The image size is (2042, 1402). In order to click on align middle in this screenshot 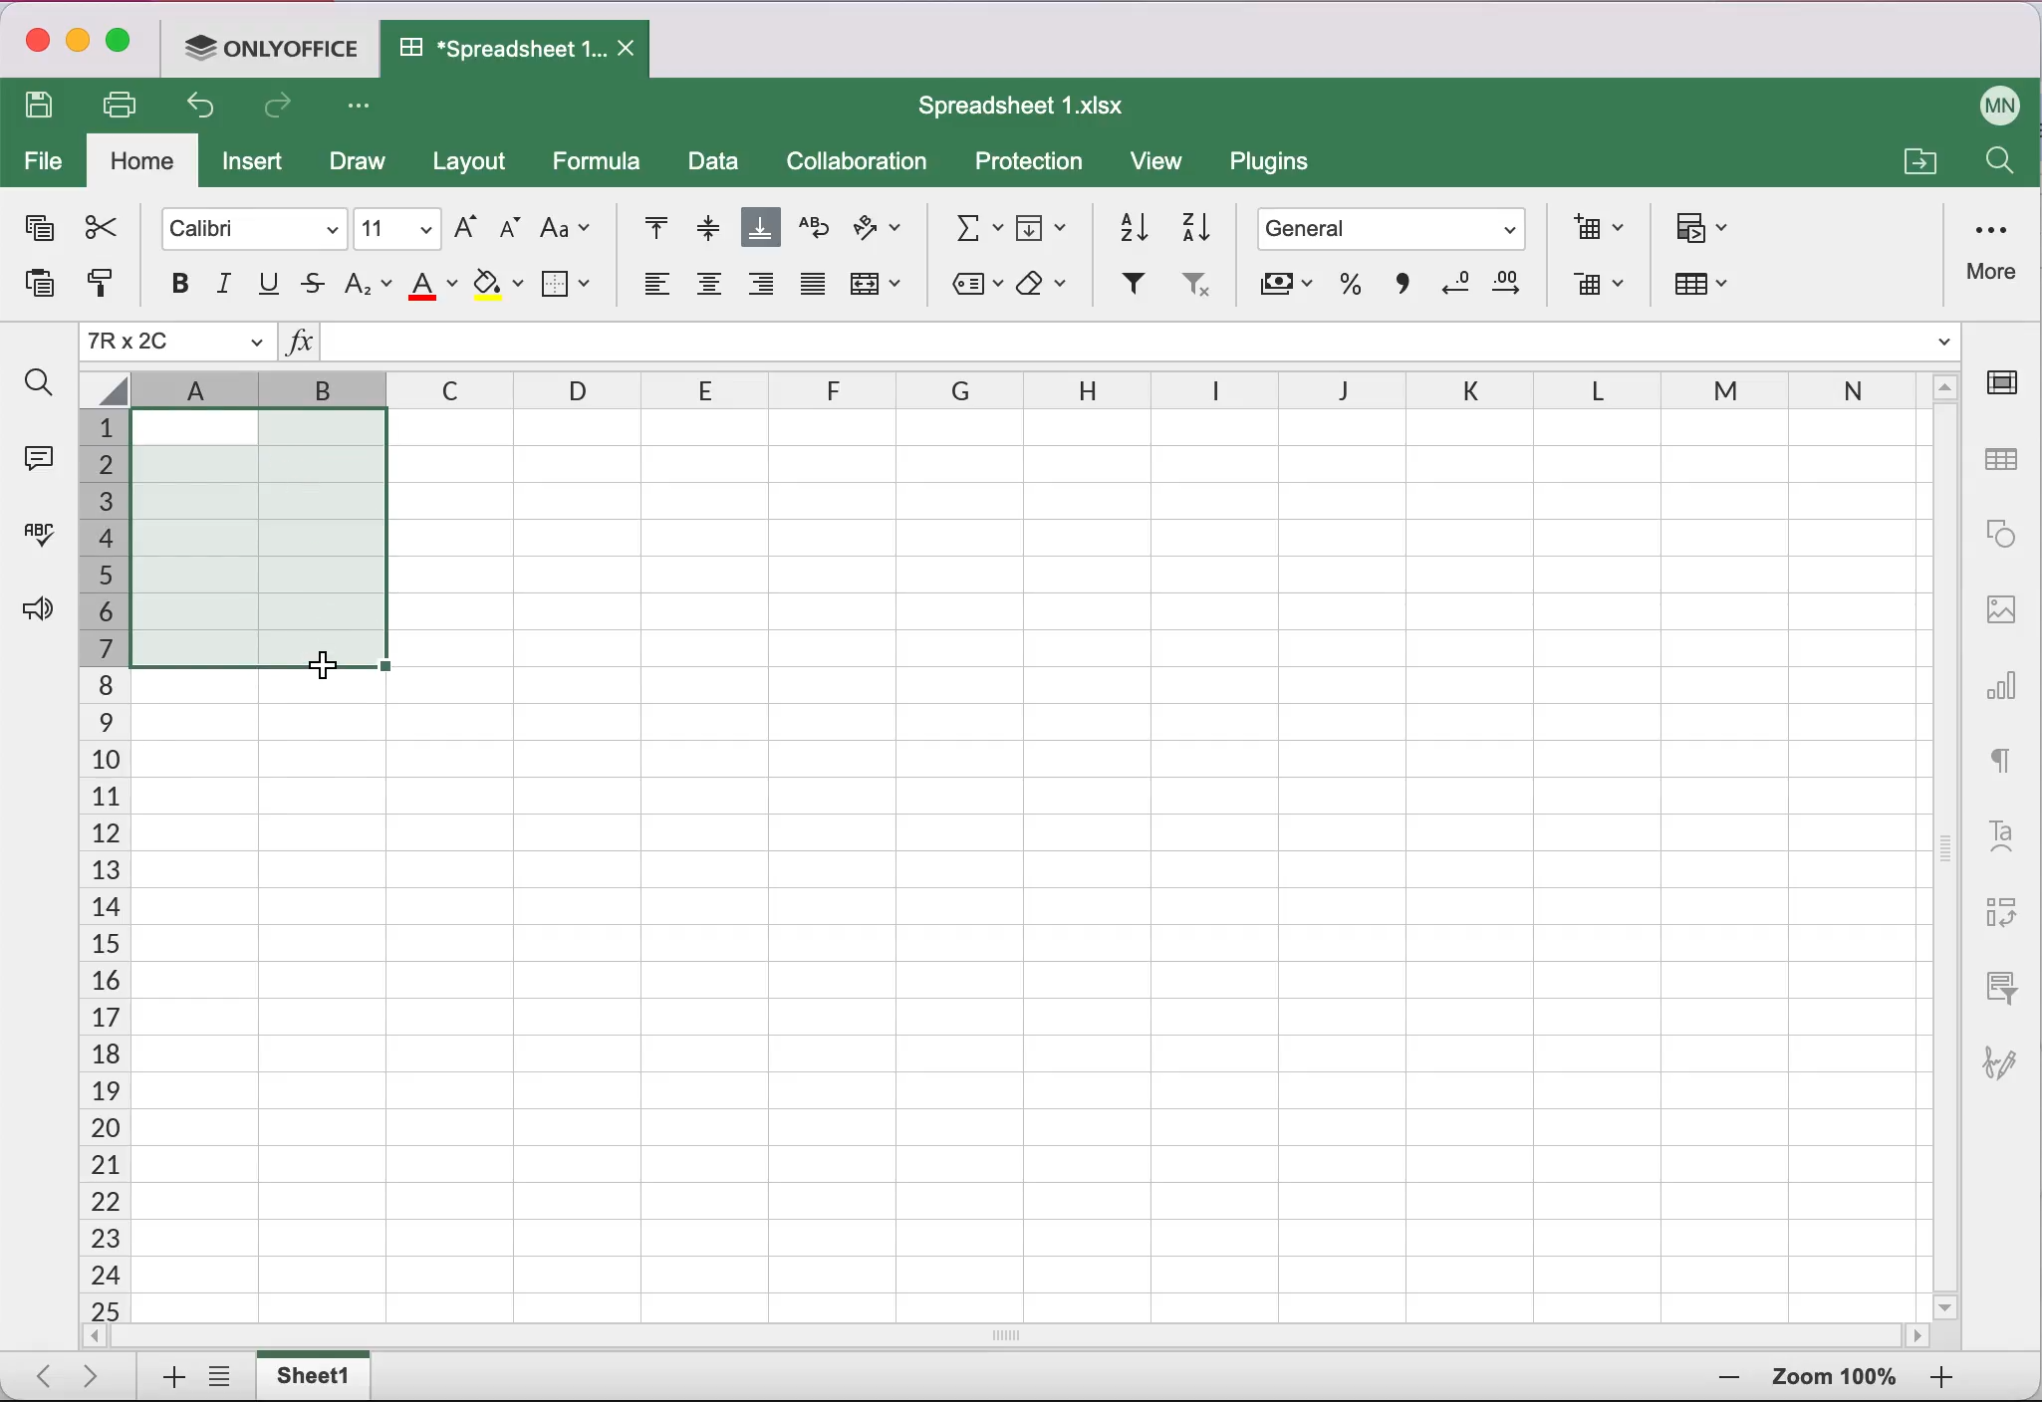, I will do `click(704, 227)`.